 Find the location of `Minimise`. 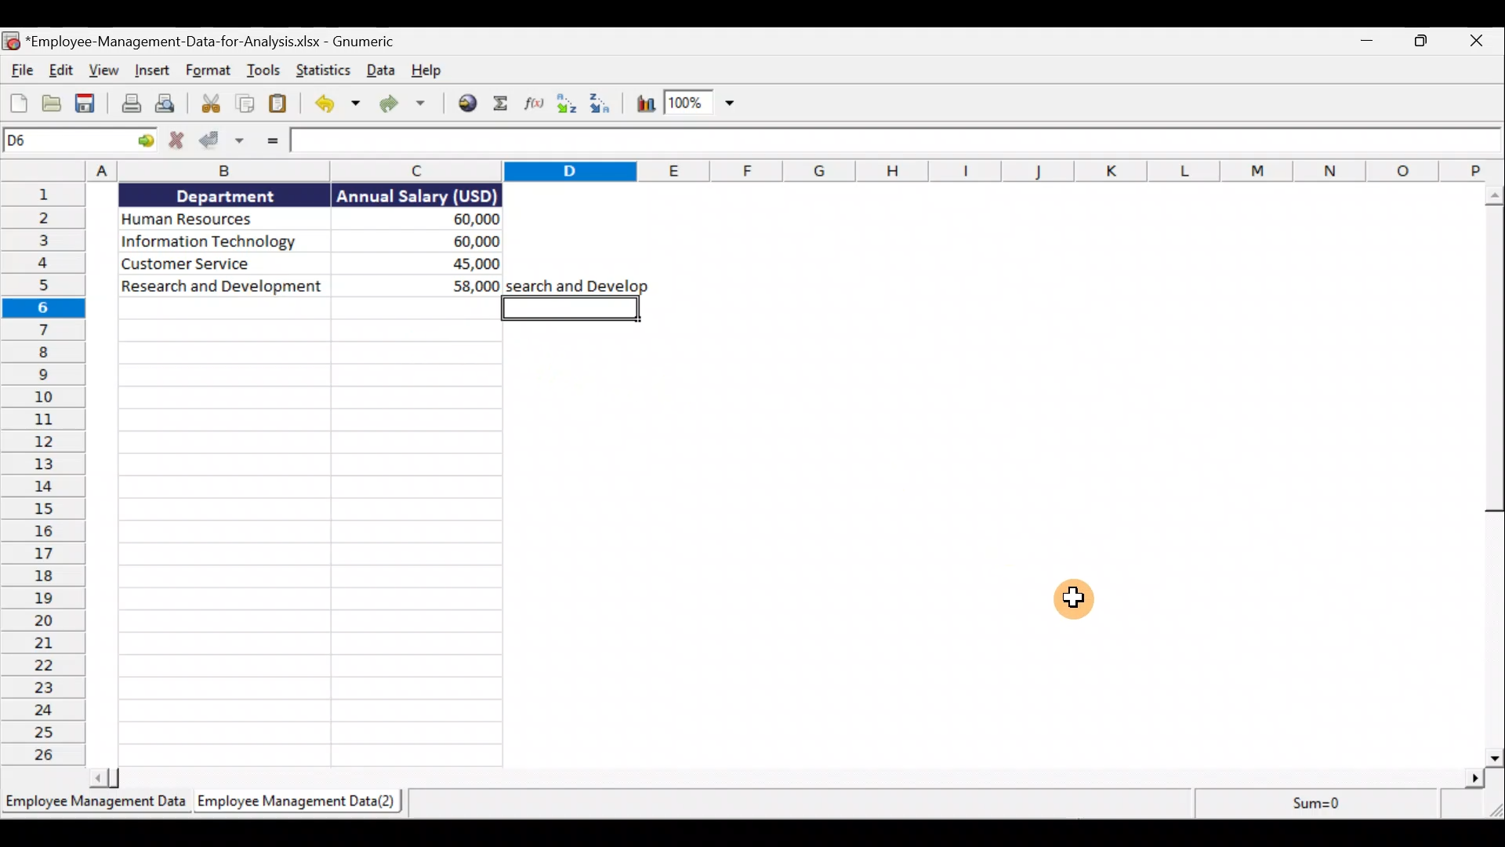

Minimise is located at coordinates (1370, 44).